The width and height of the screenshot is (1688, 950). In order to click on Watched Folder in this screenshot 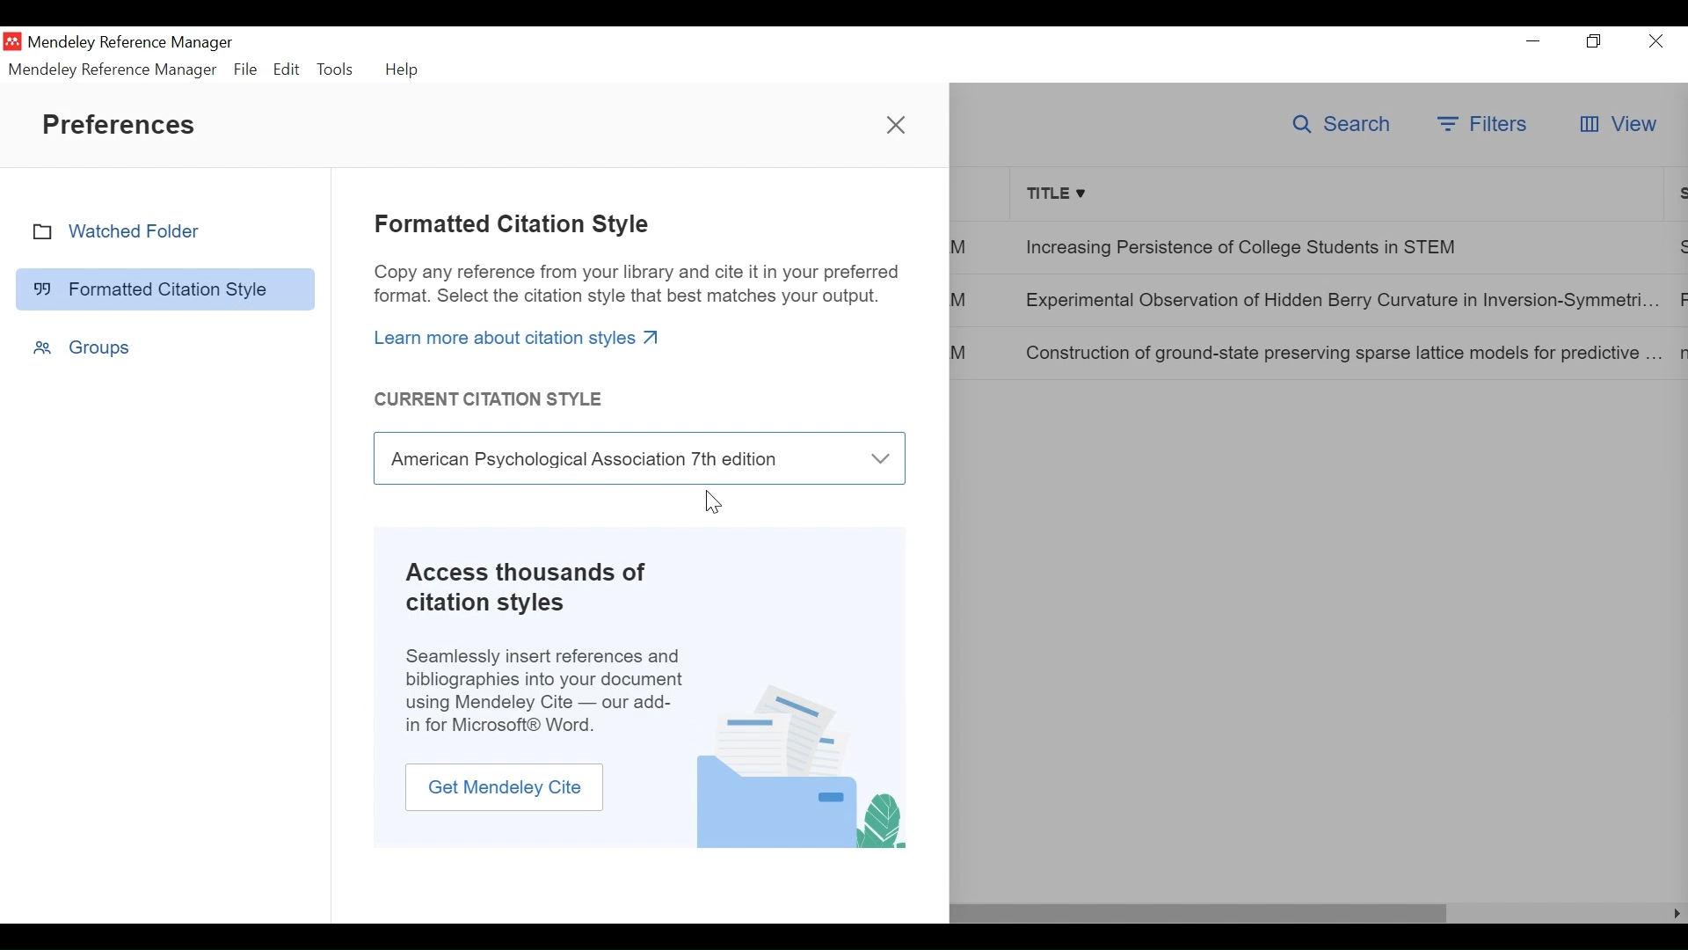, I will do `click(165, 231)`.